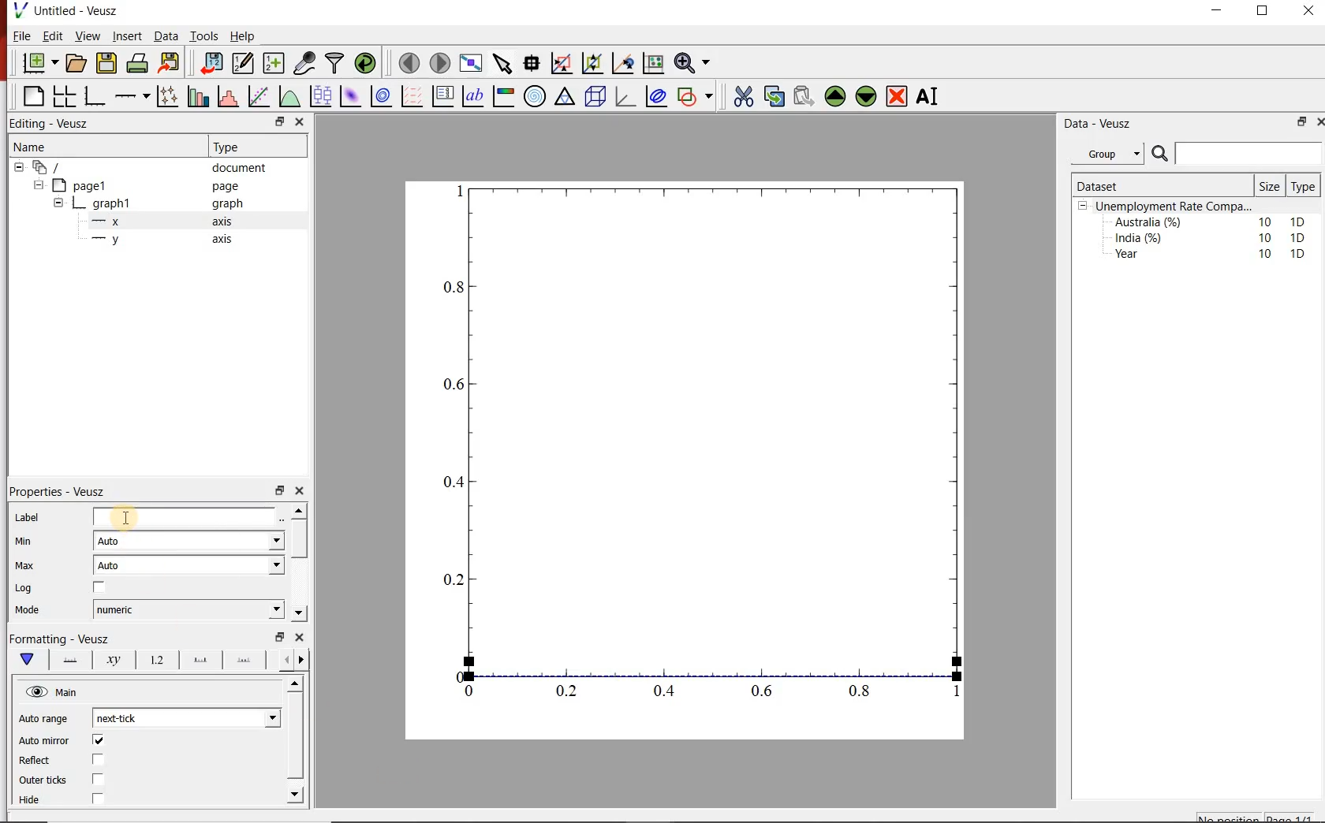 Image resolution: width=1325 pixels, height=823 pixels. I want to click on tick labels, so click(158, 661).